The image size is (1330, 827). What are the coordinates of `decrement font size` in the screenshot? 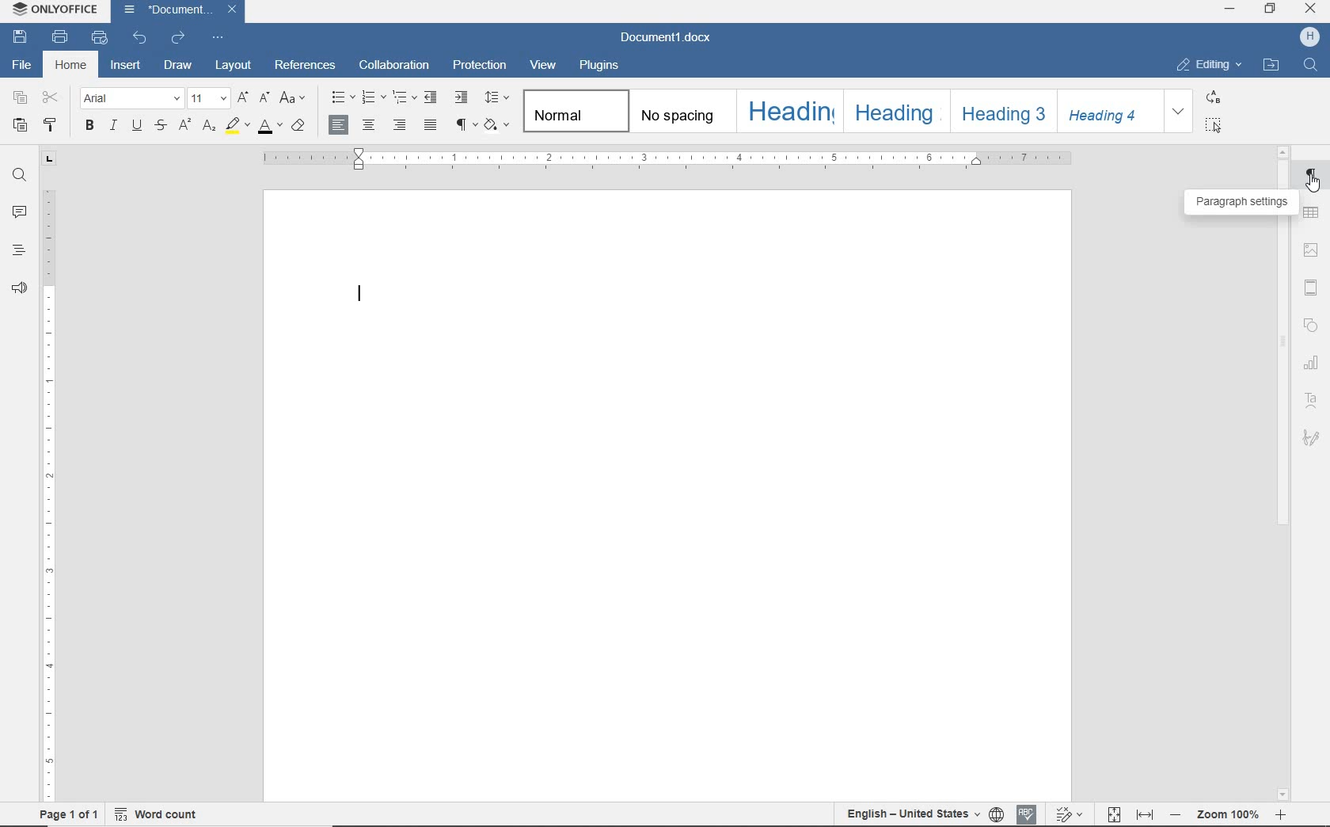 It's located at (264, 97).